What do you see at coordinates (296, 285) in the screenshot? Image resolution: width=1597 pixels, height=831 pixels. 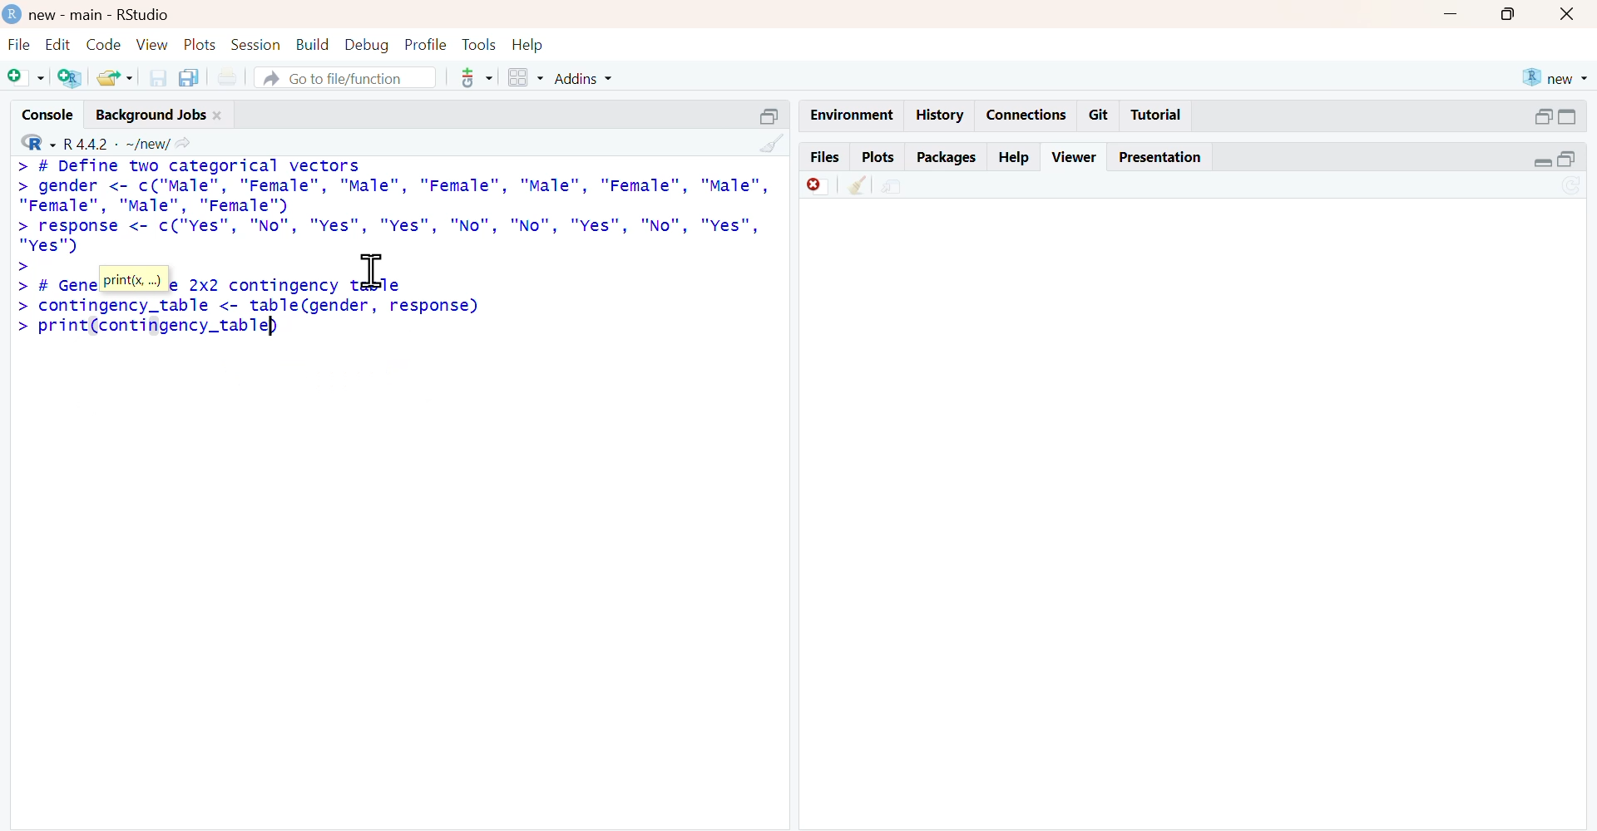 I see `2X2 contingency table` at bounding box center [296, 285].